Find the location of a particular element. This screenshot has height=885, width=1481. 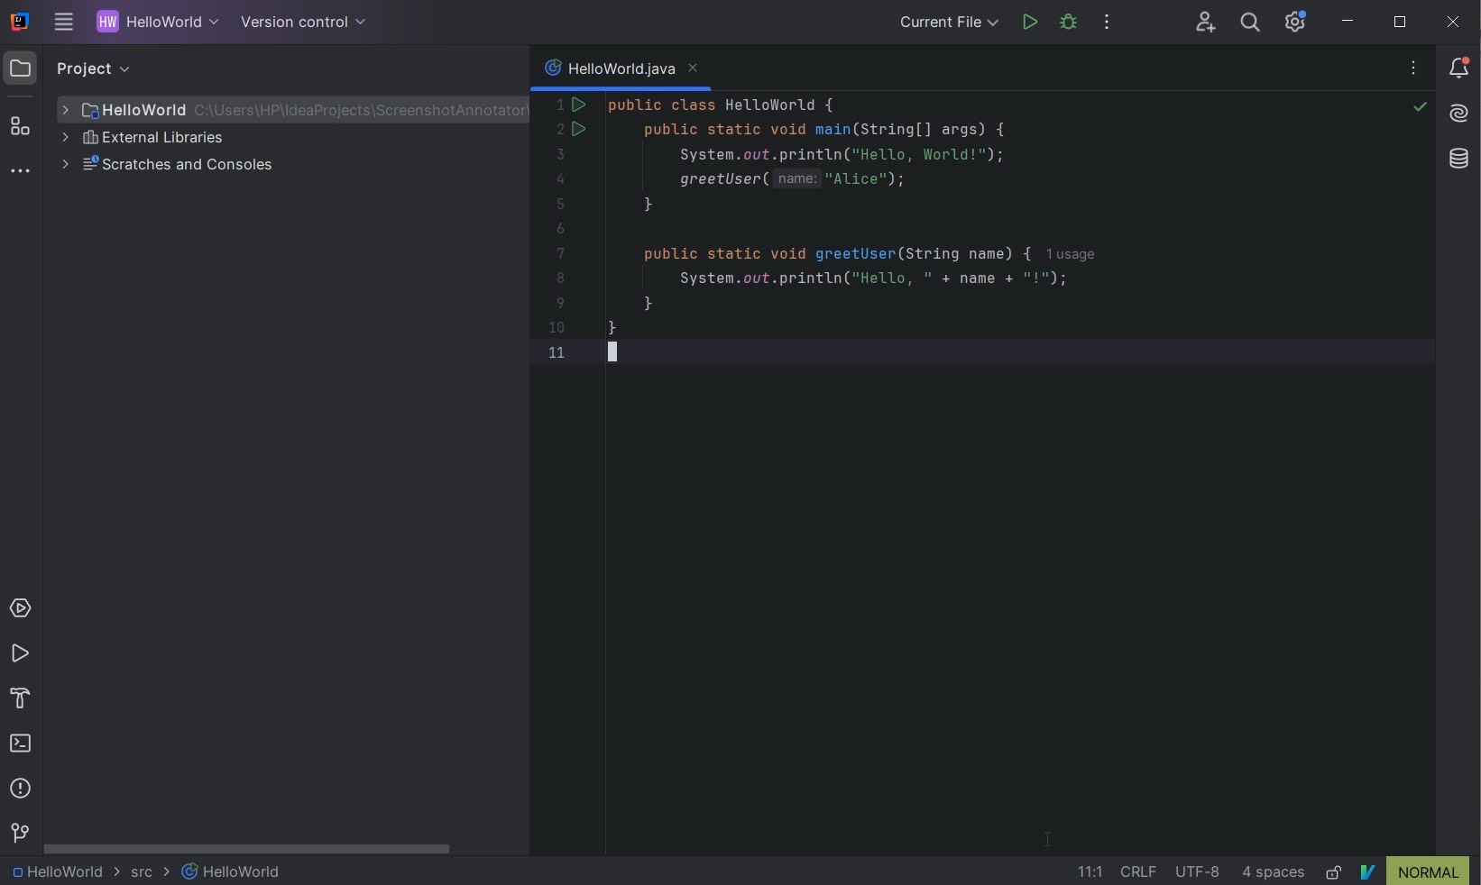

MAIN MENU is located at coordinates (60, 23).